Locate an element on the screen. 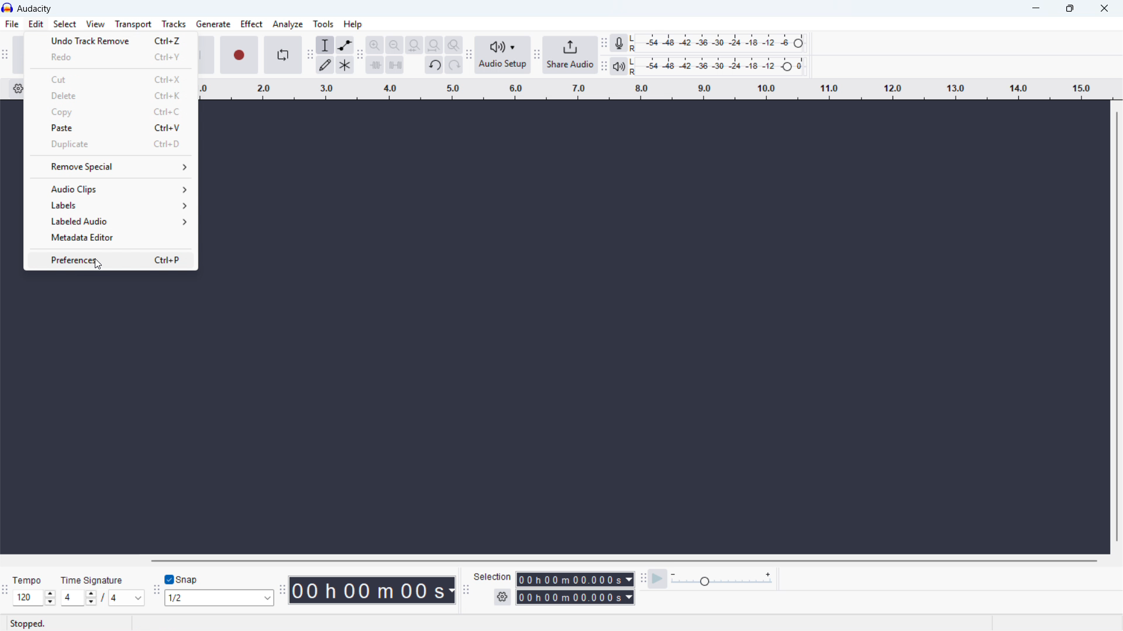 The height and width of the screenshot is (631, 1123). stopped is located at coordinates (28, 625).